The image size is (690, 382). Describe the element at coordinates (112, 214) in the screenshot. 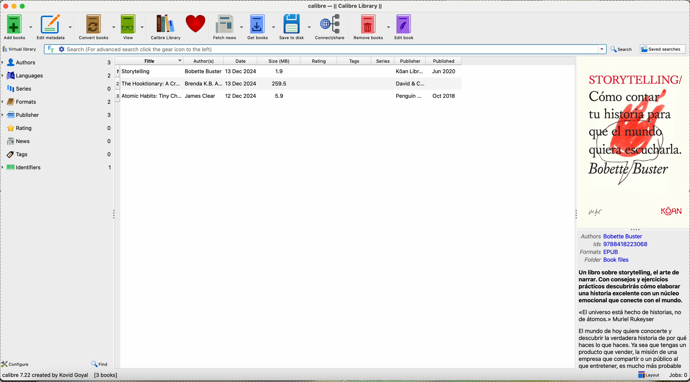

I see `Collapse` at that location.